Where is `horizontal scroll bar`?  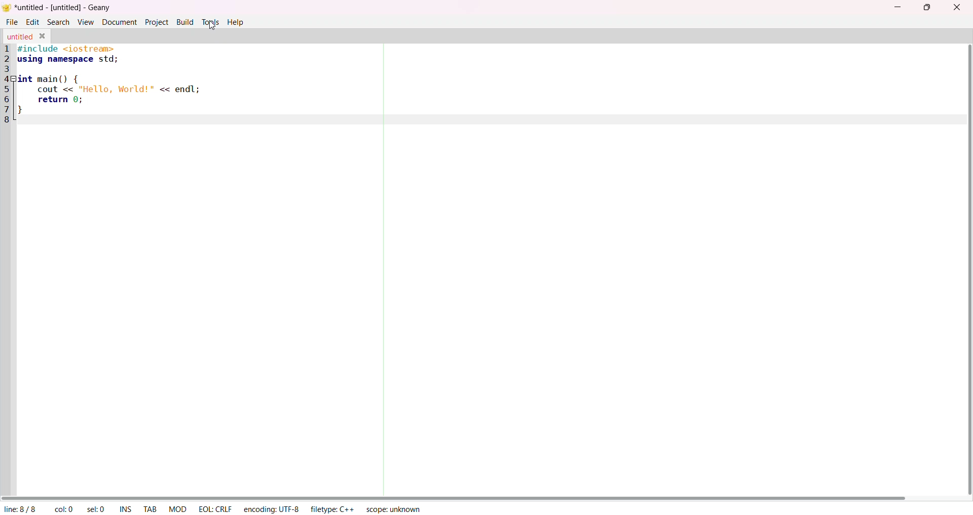 horizontal scroll bar is located at coordinates (458, 496).